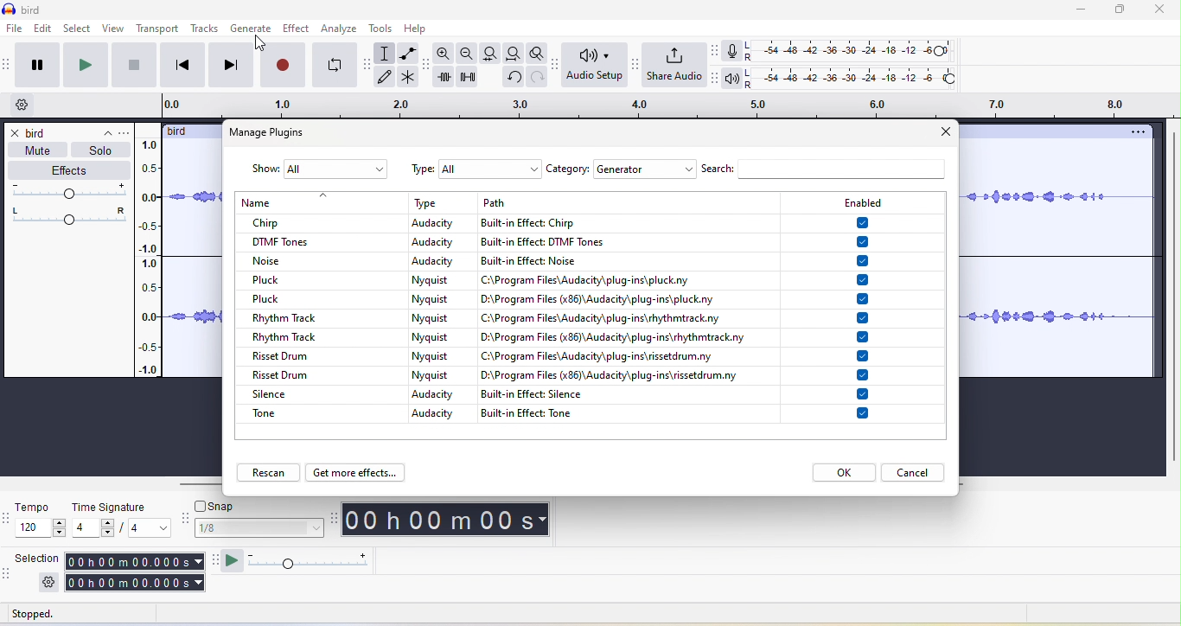 The width and height of the screenshot is (1181, 626). Describe the element at coordinates (310, 221) in the screenshot. I see `chirp` at that location.